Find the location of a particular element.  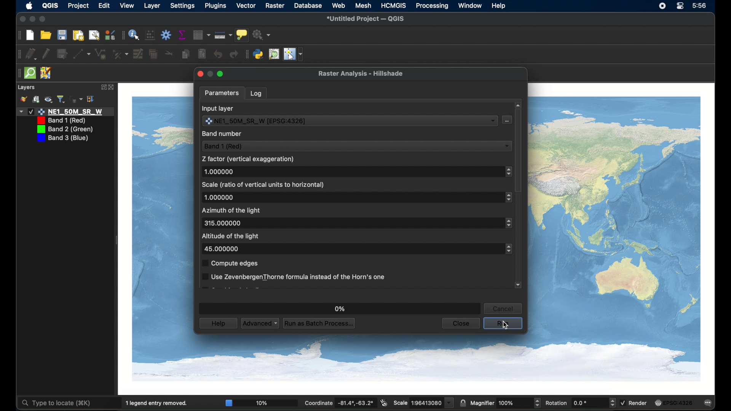

type to locate is located at coordinates (56, 403).